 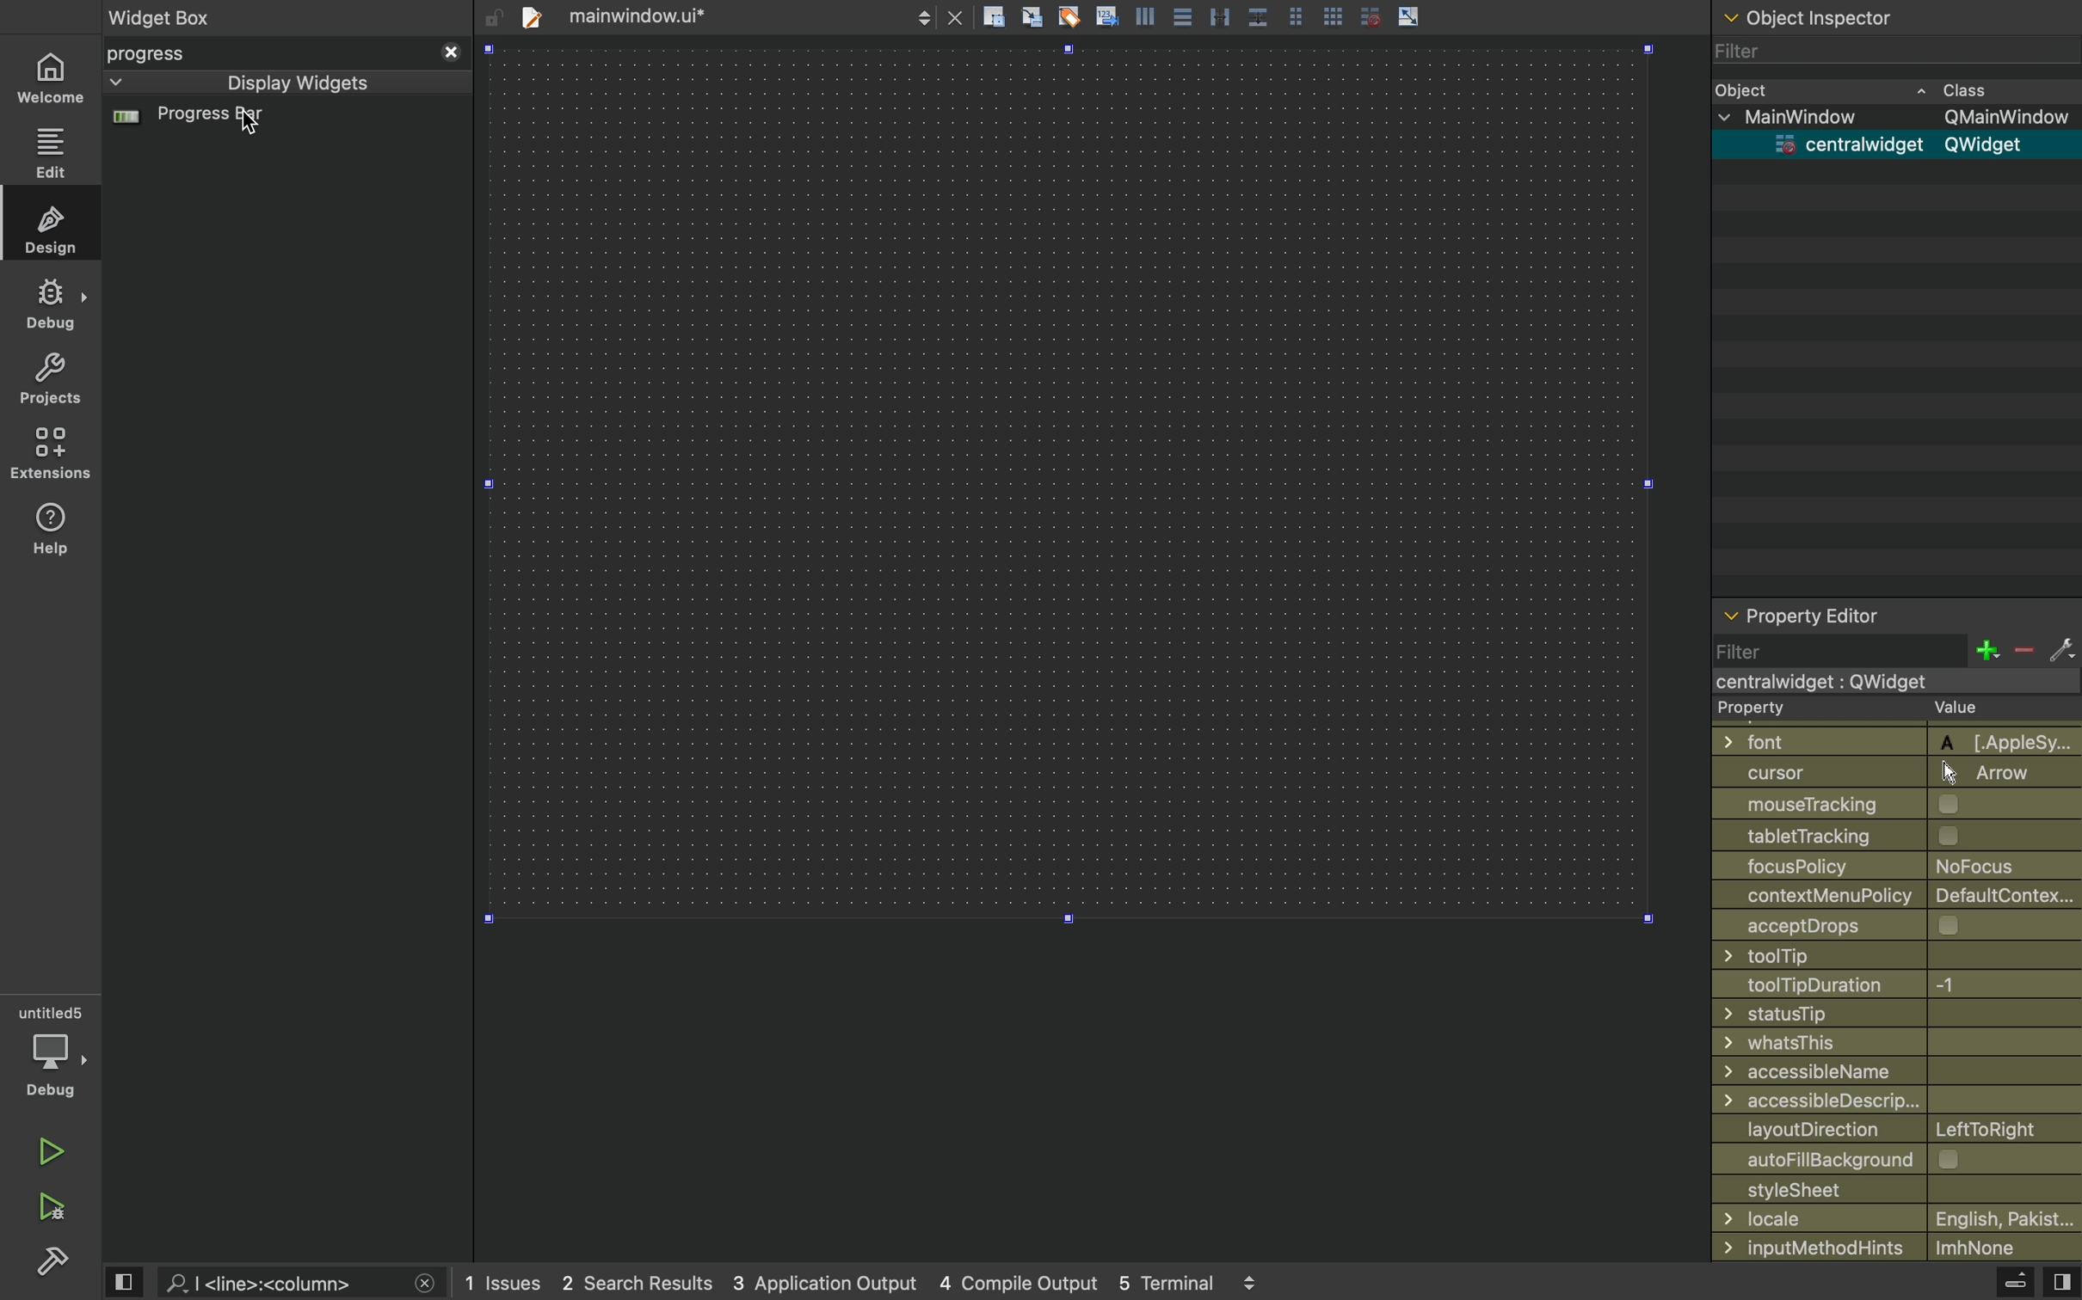 What do you see at coordinates (1898, 835) in the screenshot?
I see `tabletracking` at bounding box center [1898, 835].